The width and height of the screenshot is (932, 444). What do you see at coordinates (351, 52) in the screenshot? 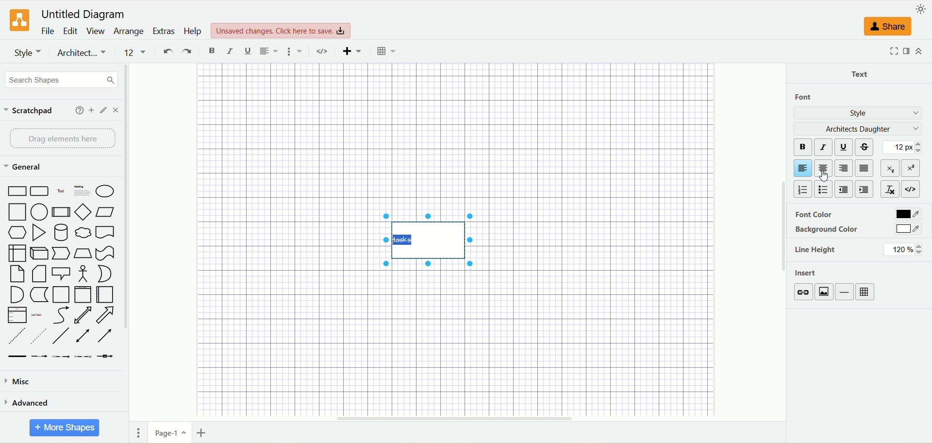
I see `Add` at bounding box center [351, 52].